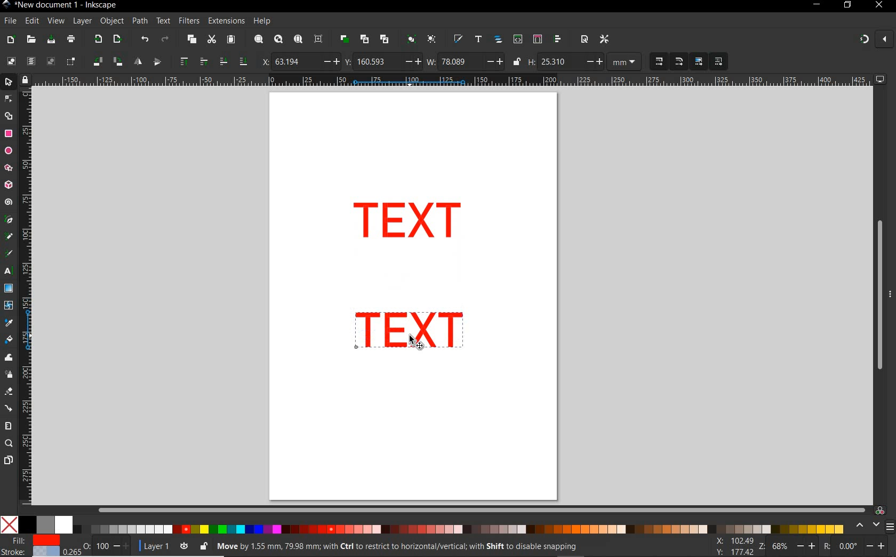 Image resolution: width=896 pixels, height=557 pixels. What do you see at coordinates (669, 62) in the screenshot?
I see `SCALING` at bounding box center [669, 62].